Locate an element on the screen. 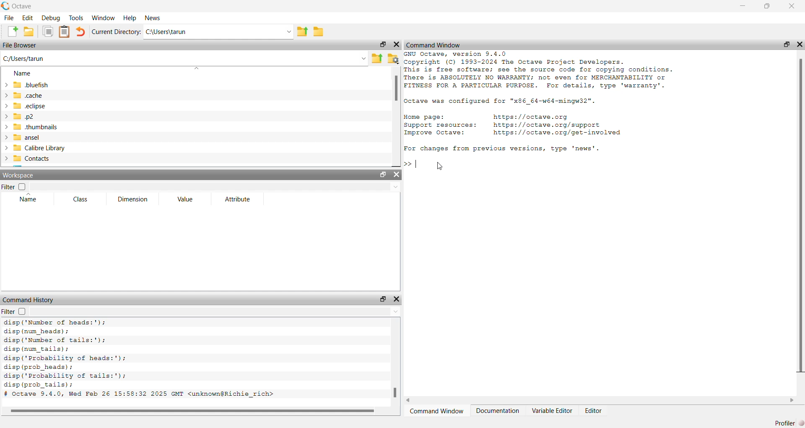  restore is located at coordinates (768, 6).